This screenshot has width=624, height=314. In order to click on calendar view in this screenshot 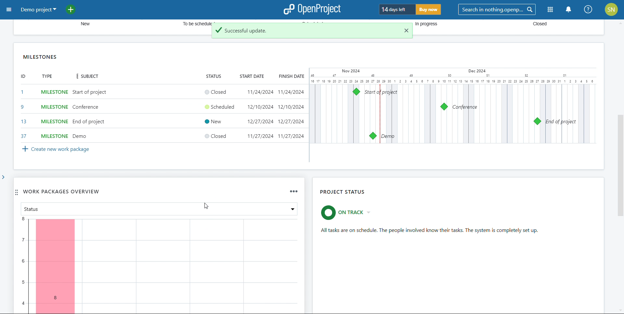, I will do `click(454, 105)`.